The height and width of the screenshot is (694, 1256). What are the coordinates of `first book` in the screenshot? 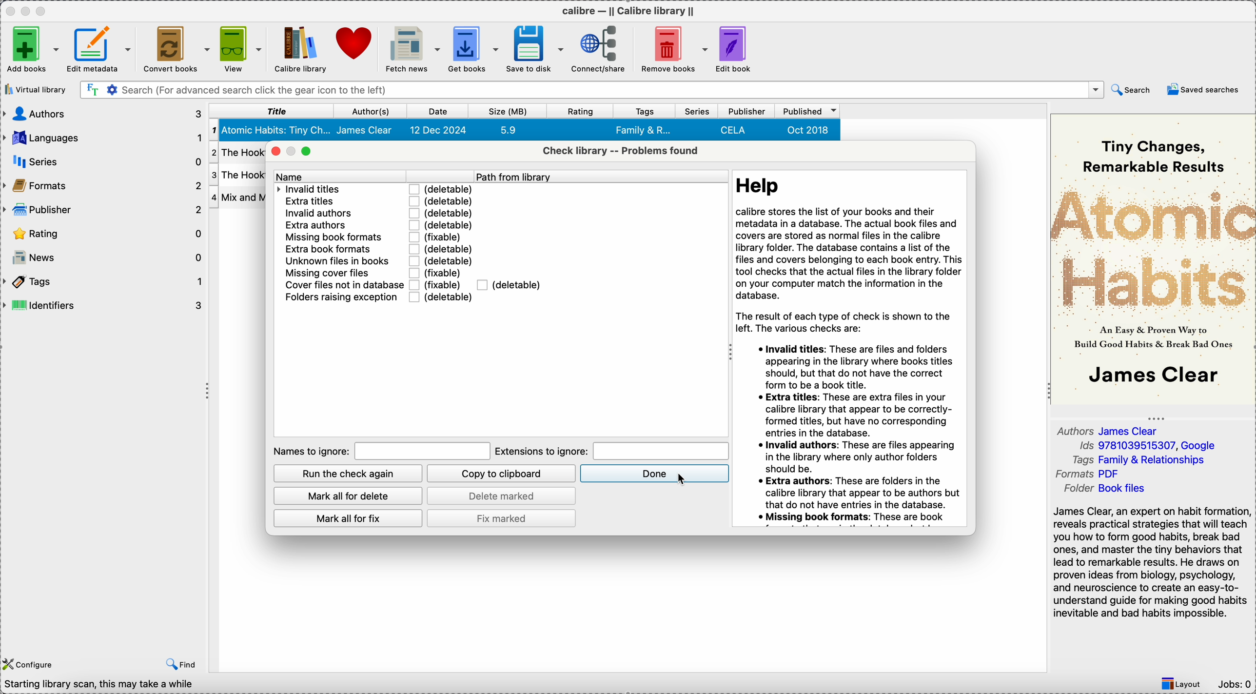 It's located at (524, 131).